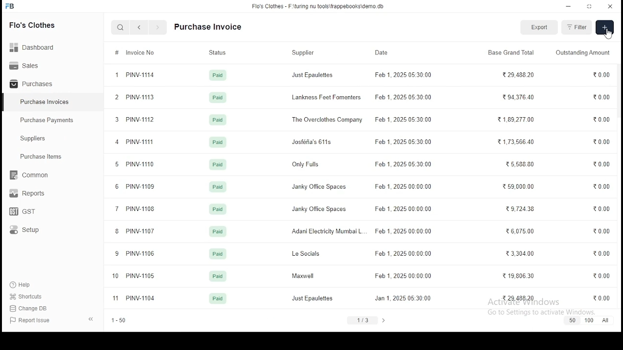  Describe the element at coordinates (404, 141) in the screenshot. I see `feb 1, 2025 05:30:00` at that location.